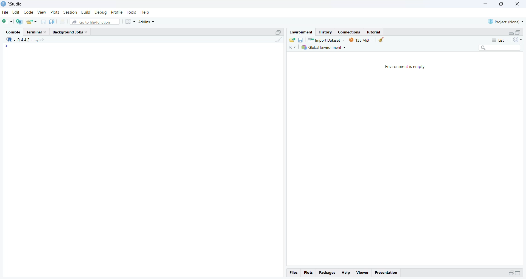 The height and width of the screenshot is (279, 526). What do you see at coordinates (42, 39) in the screenshot?
I see `View the current working directory` at bounding box center [42, 39].